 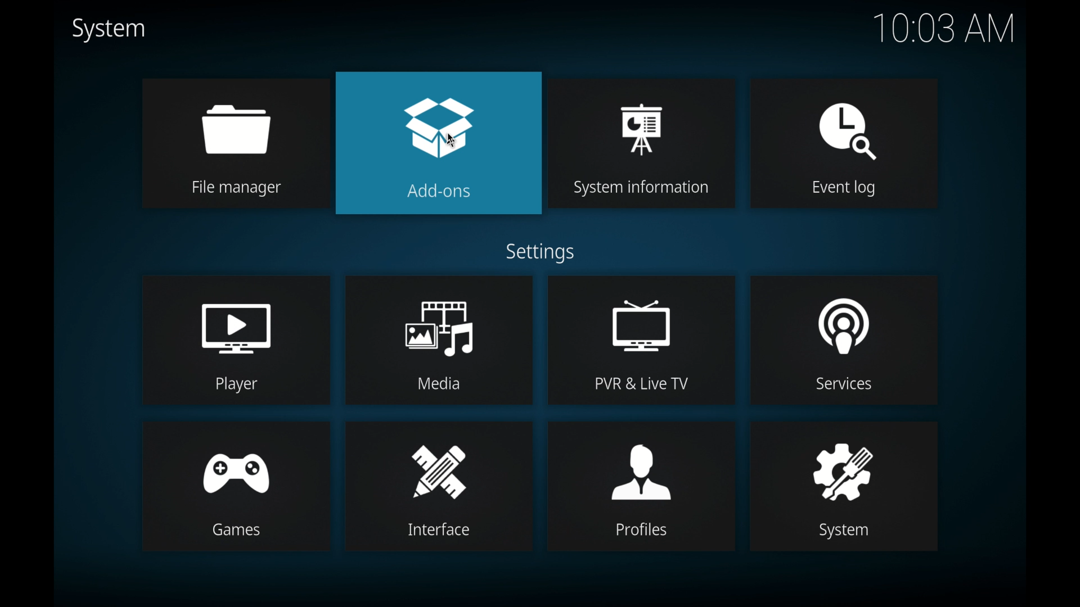 I want to click on event log, so click(x=844, y=143).